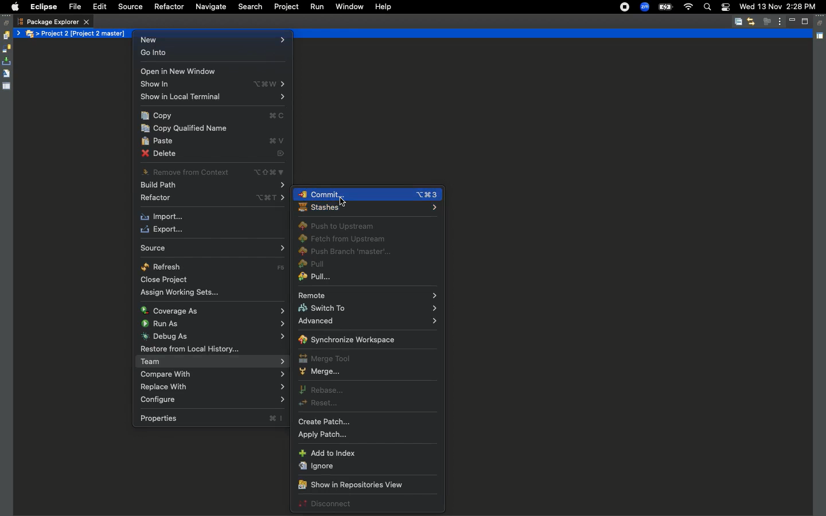 This screenshot has height=516, width=826. What do you see at coordinates (211, 310) in the screenshot?
I see `Coverage as` at bounding box center [211, 310].